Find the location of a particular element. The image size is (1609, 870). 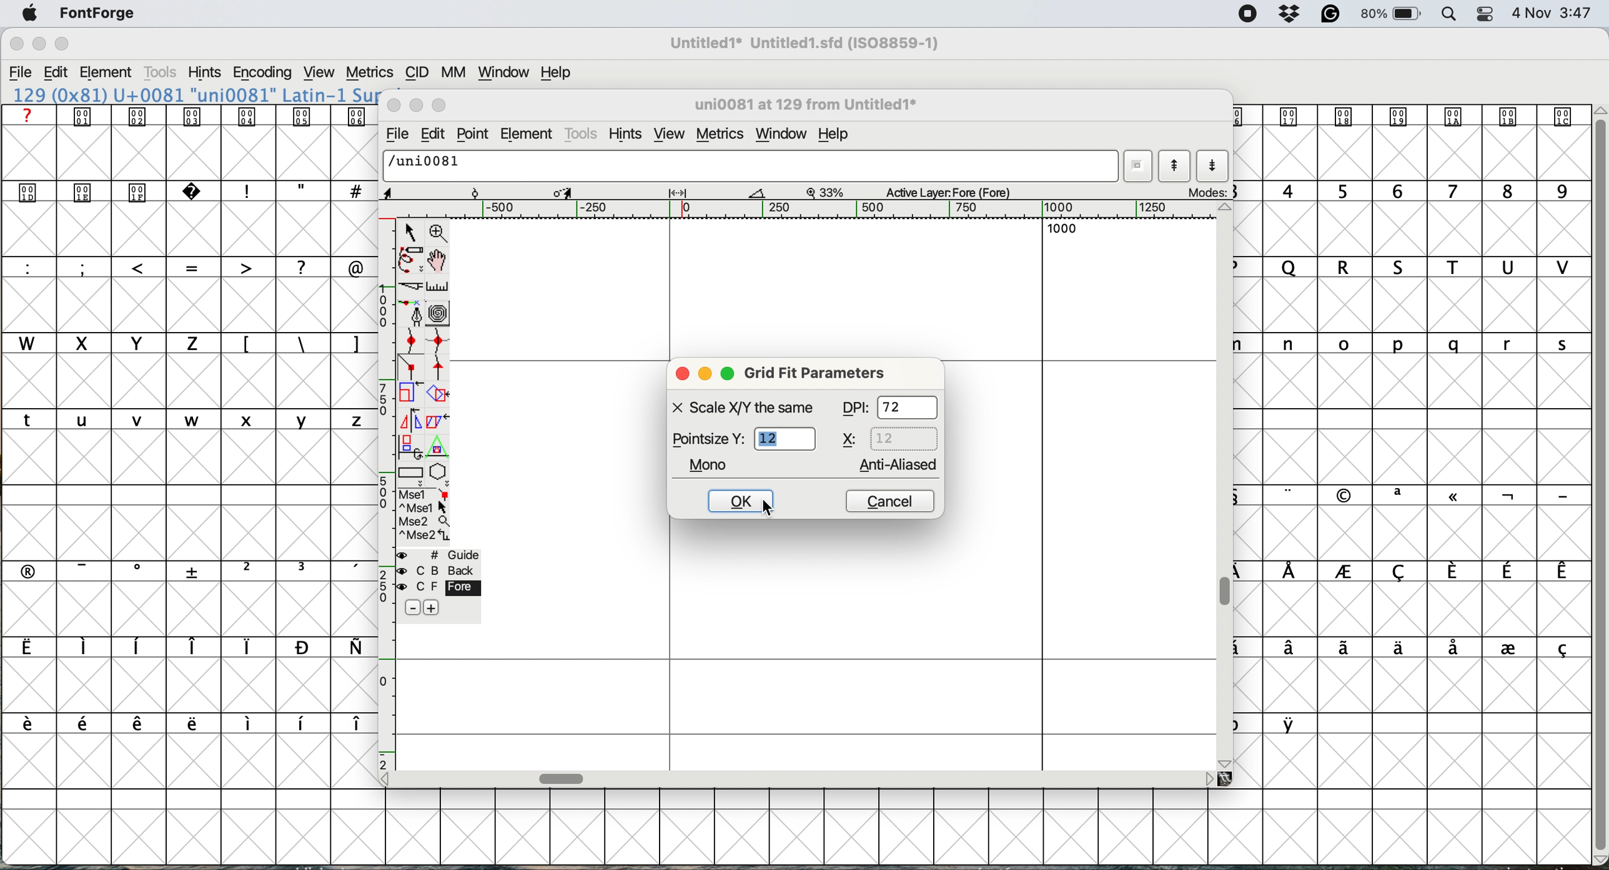

Horizontal Scale is located at coordinates (800, 210).